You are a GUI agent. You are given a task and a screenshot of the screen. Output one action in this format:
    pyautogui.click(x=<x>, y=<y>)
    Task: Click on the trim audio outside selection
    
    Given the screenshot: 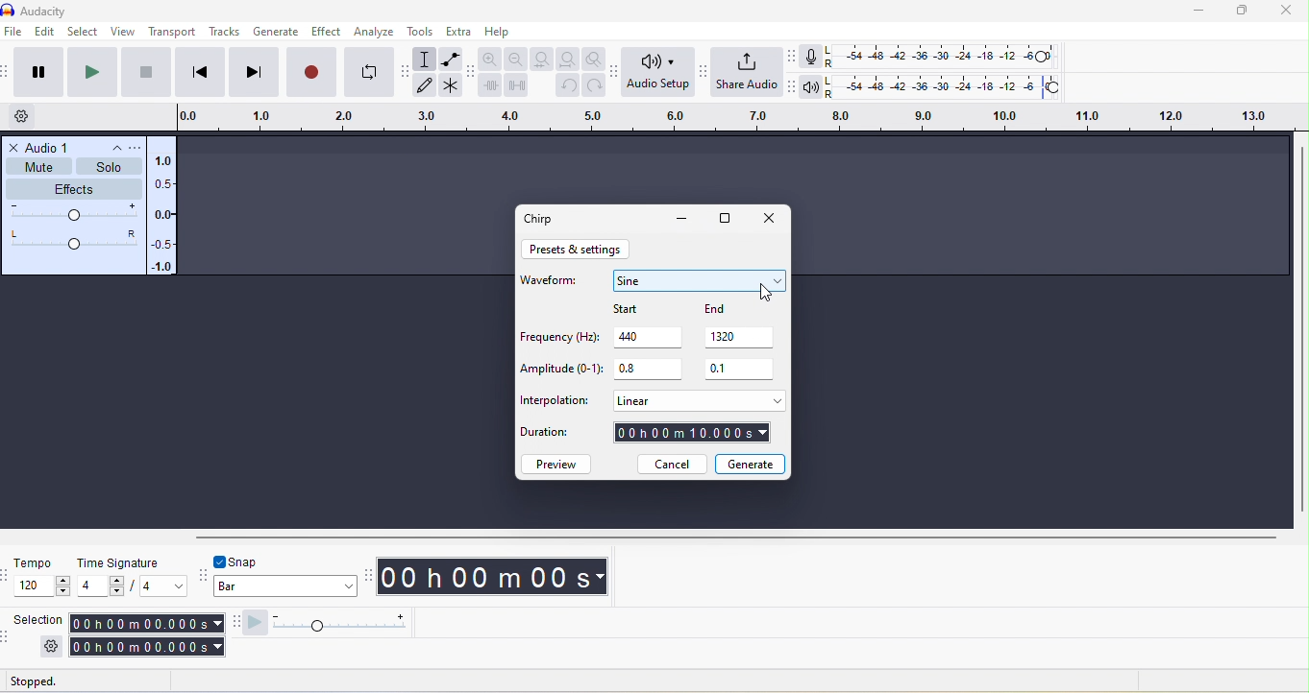 What is the action you would take?
    pyautogui.click(x=490, y=84)
    